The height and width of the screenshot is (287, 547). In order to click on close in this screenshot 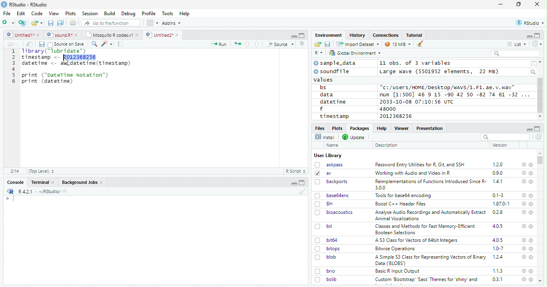, I will do `click(531, 165)`.